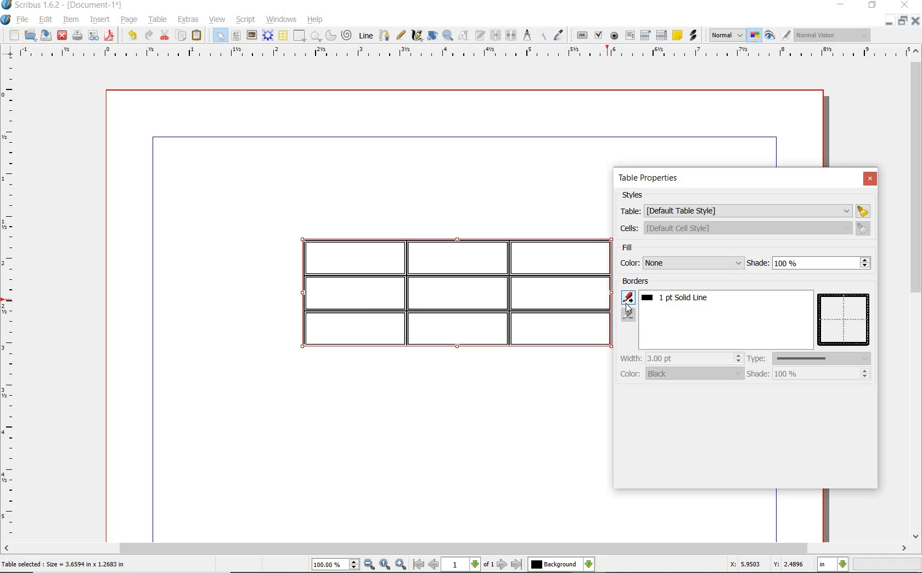 The width and height of the screenshot is (922, 573). What do you see at coordinates (299, 36) in the screenshot?
I see `shape` at bounding box center [299, 36].